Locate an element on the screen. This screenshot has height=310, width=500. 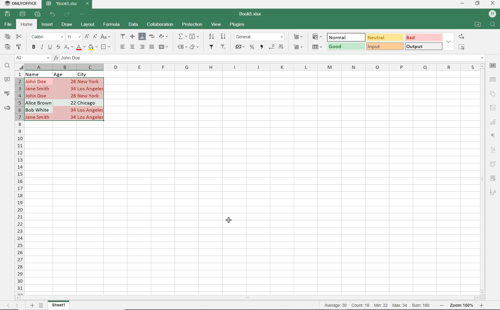
CUSTOMIZE QUICK ACCESS TOOLBAR is located at coordinates (84, 14).